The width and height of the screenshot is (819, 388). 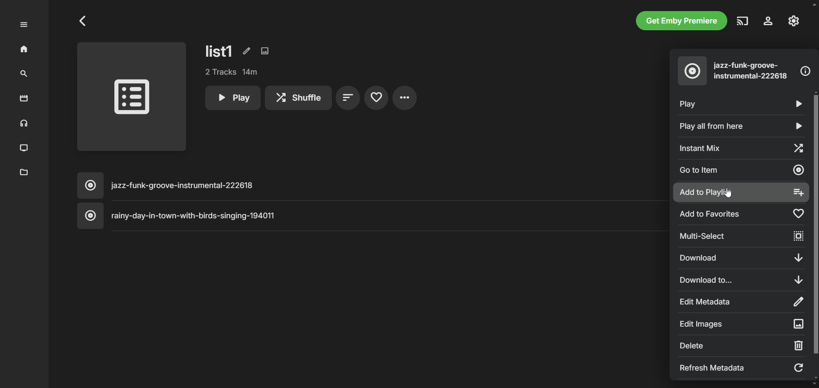 I want to click on sort, so click(x=348, y=98).